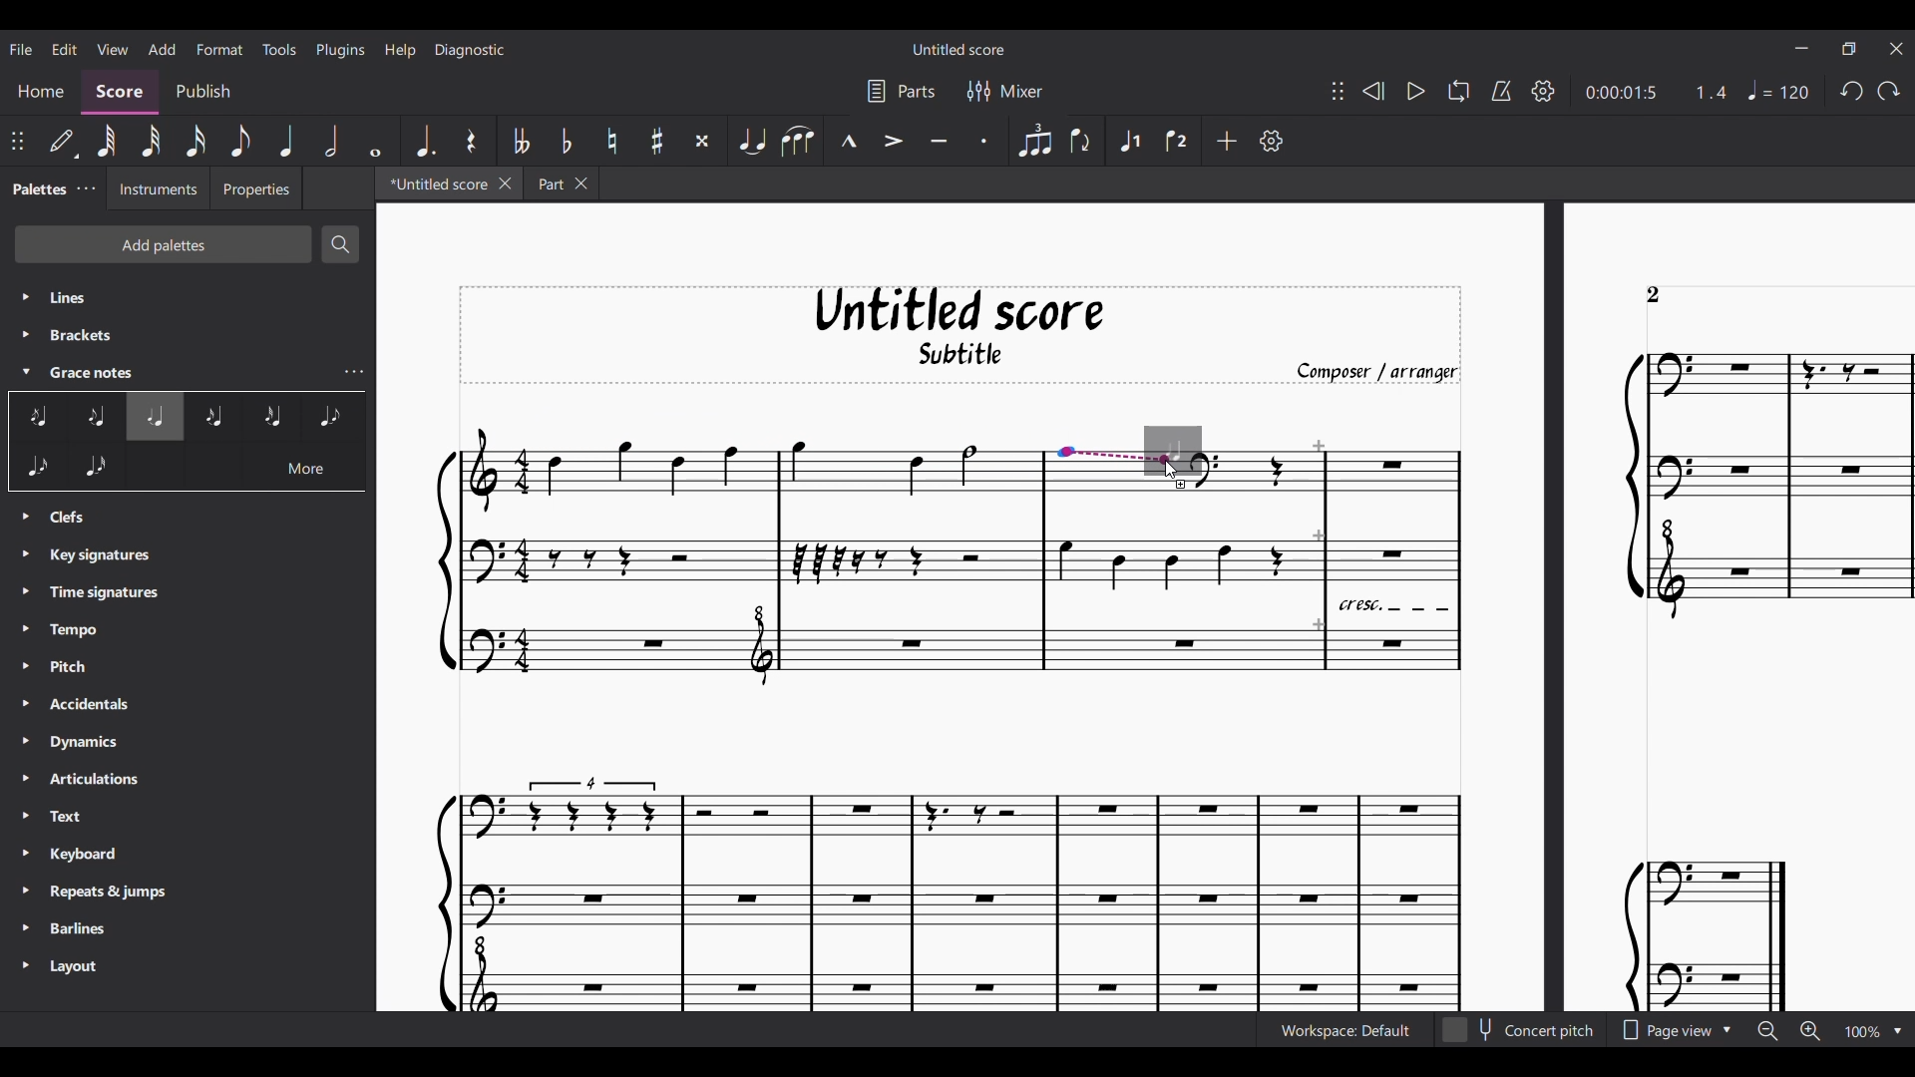 The width and height of the screenshot is (1915, 1077). Describe the element at coordinates (401, 50) in the screenshot. I see `Help menu` at that location.